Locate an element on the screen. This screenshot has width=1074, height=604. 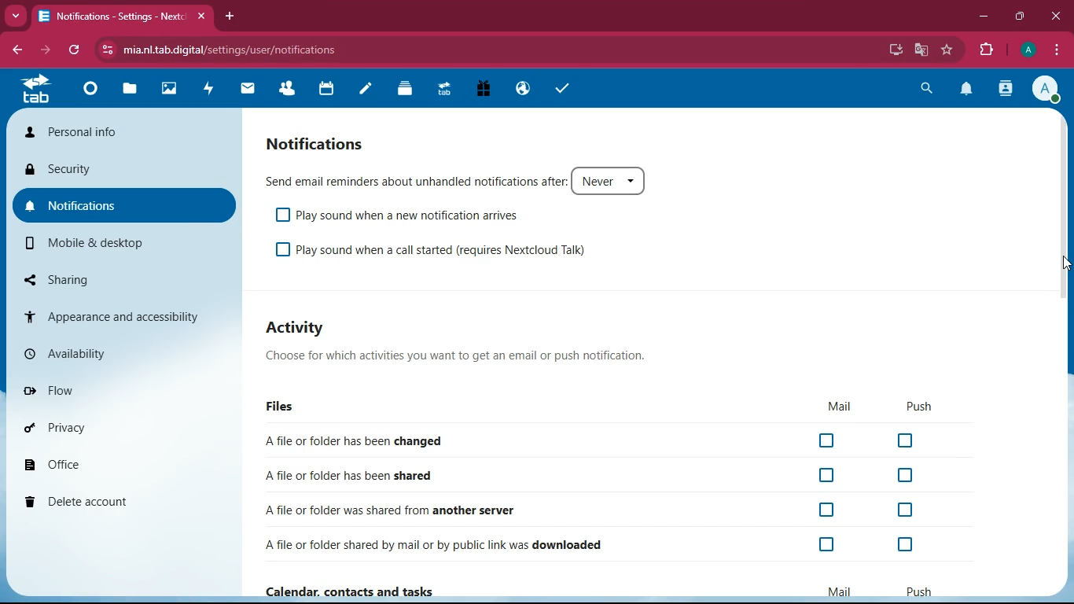
flow is located at coordinates (120, 389).